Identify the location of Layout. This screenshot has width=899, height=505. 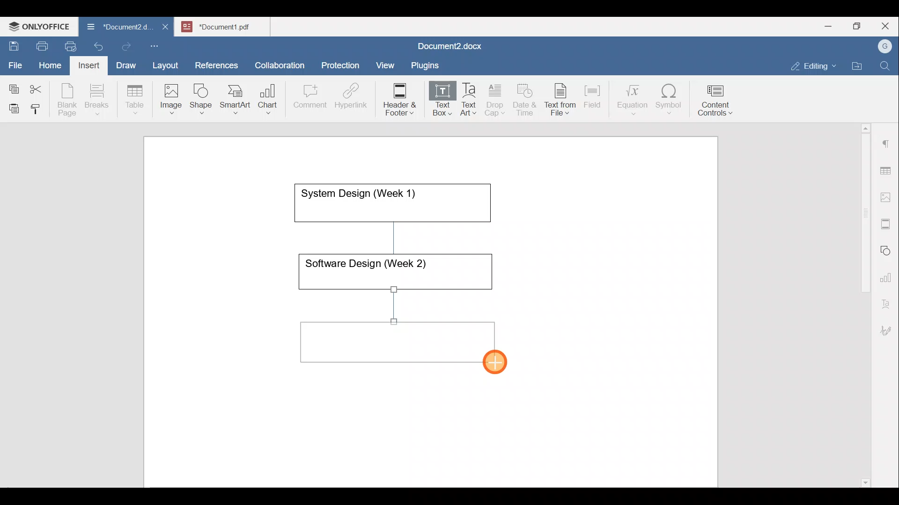
(168, 64).